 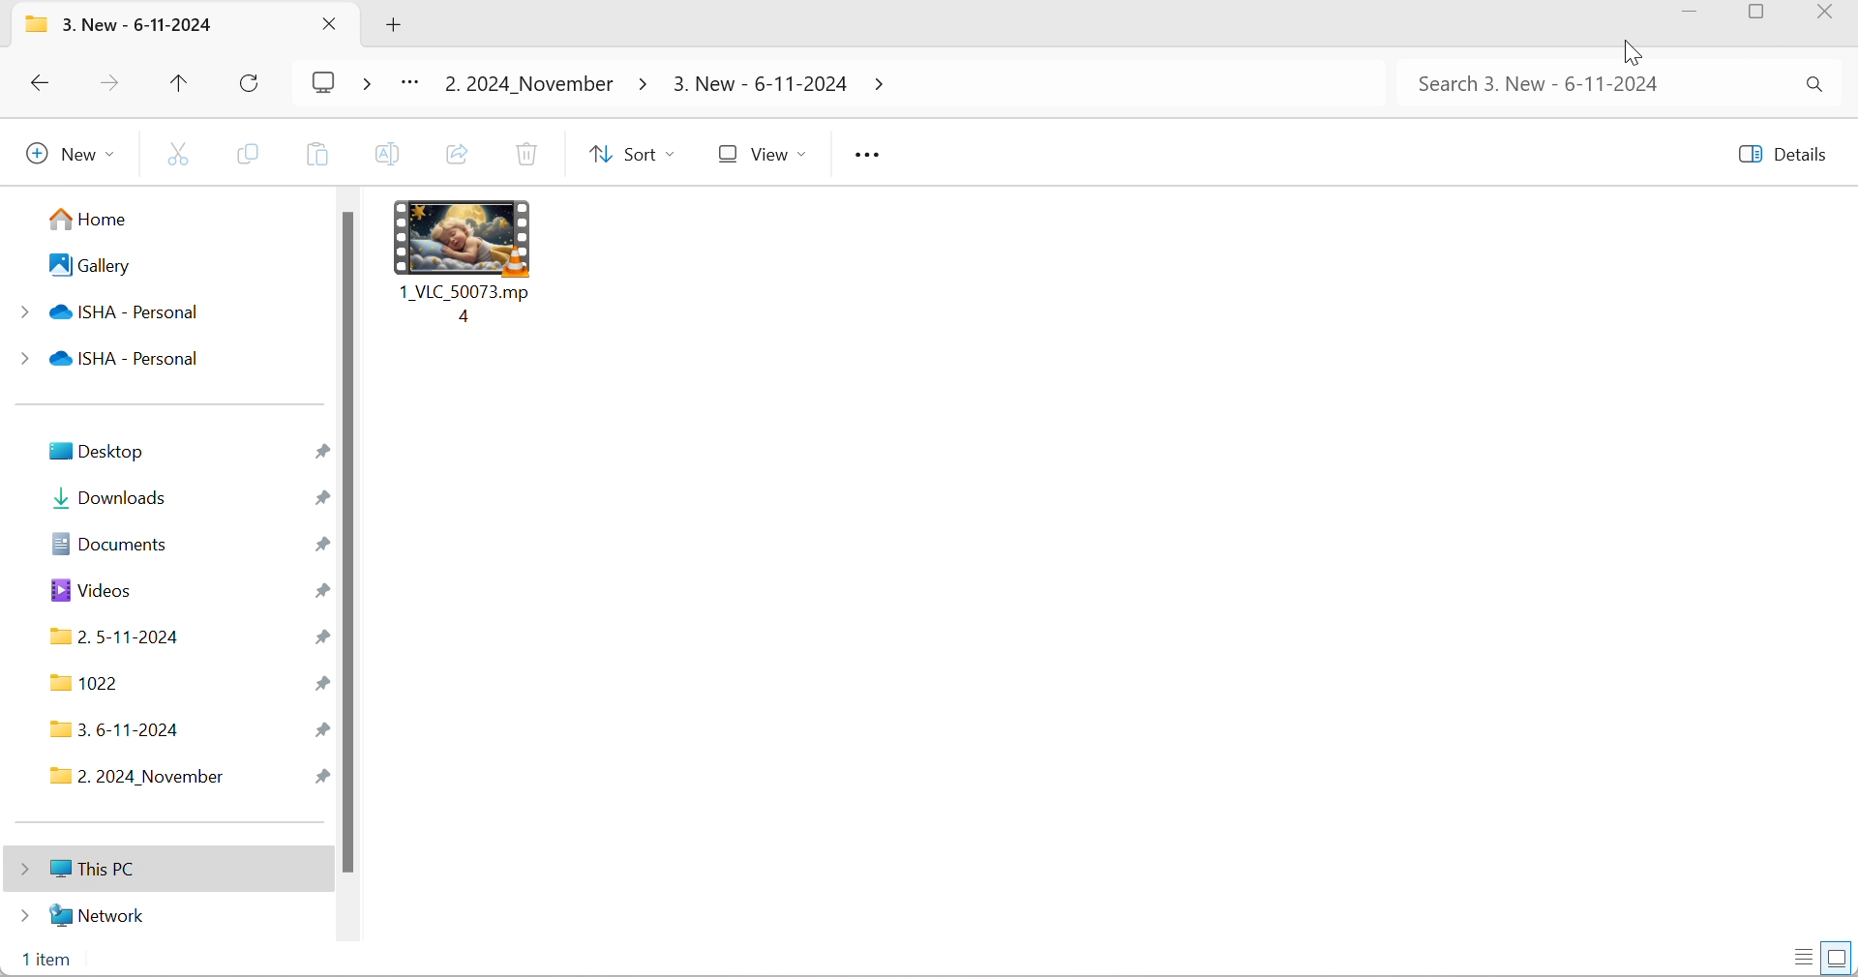 I want to click on Icon, so click(x=40, y=24).